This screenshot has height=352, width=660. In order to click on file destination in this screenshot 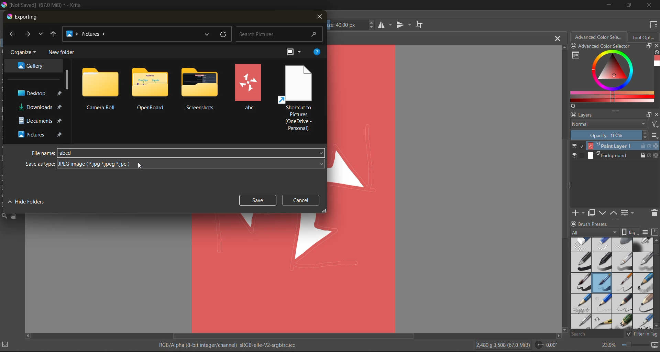, I will do `click(40, 120)`.